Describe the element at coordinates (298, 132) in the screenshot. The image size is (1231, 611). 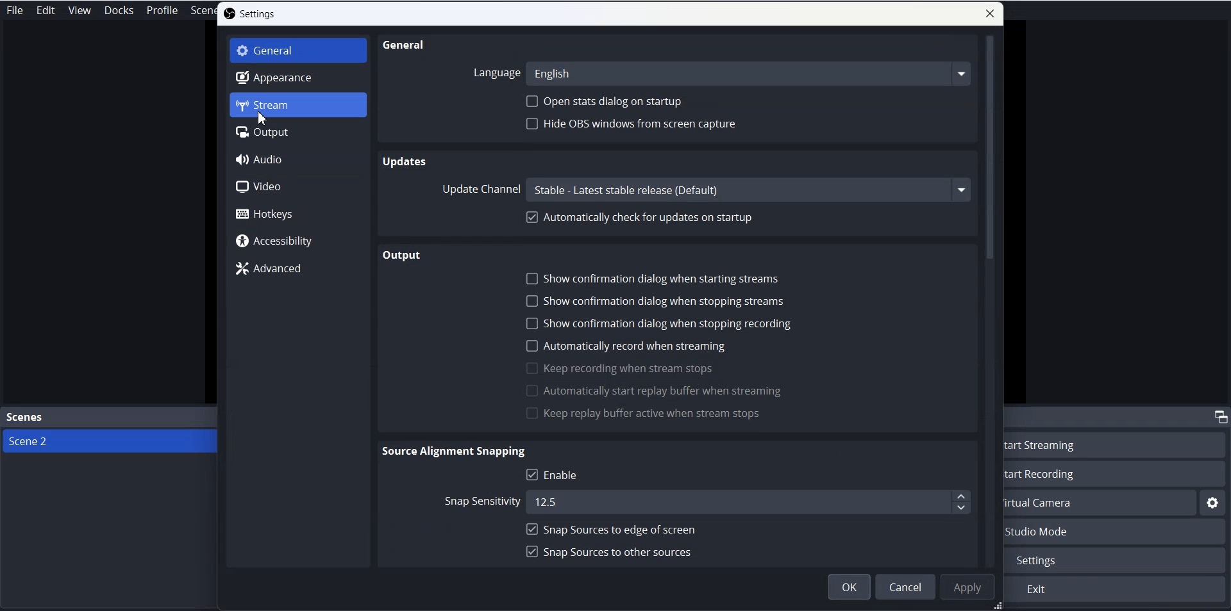
I see `Output` at that location.